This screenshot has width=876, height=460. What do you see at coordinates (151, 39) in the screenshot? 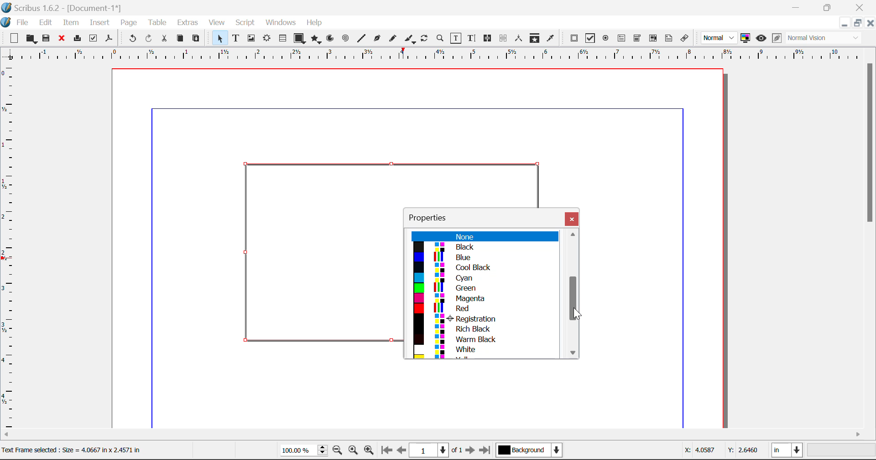
I see `Redo` at bounding box center [151, 39].